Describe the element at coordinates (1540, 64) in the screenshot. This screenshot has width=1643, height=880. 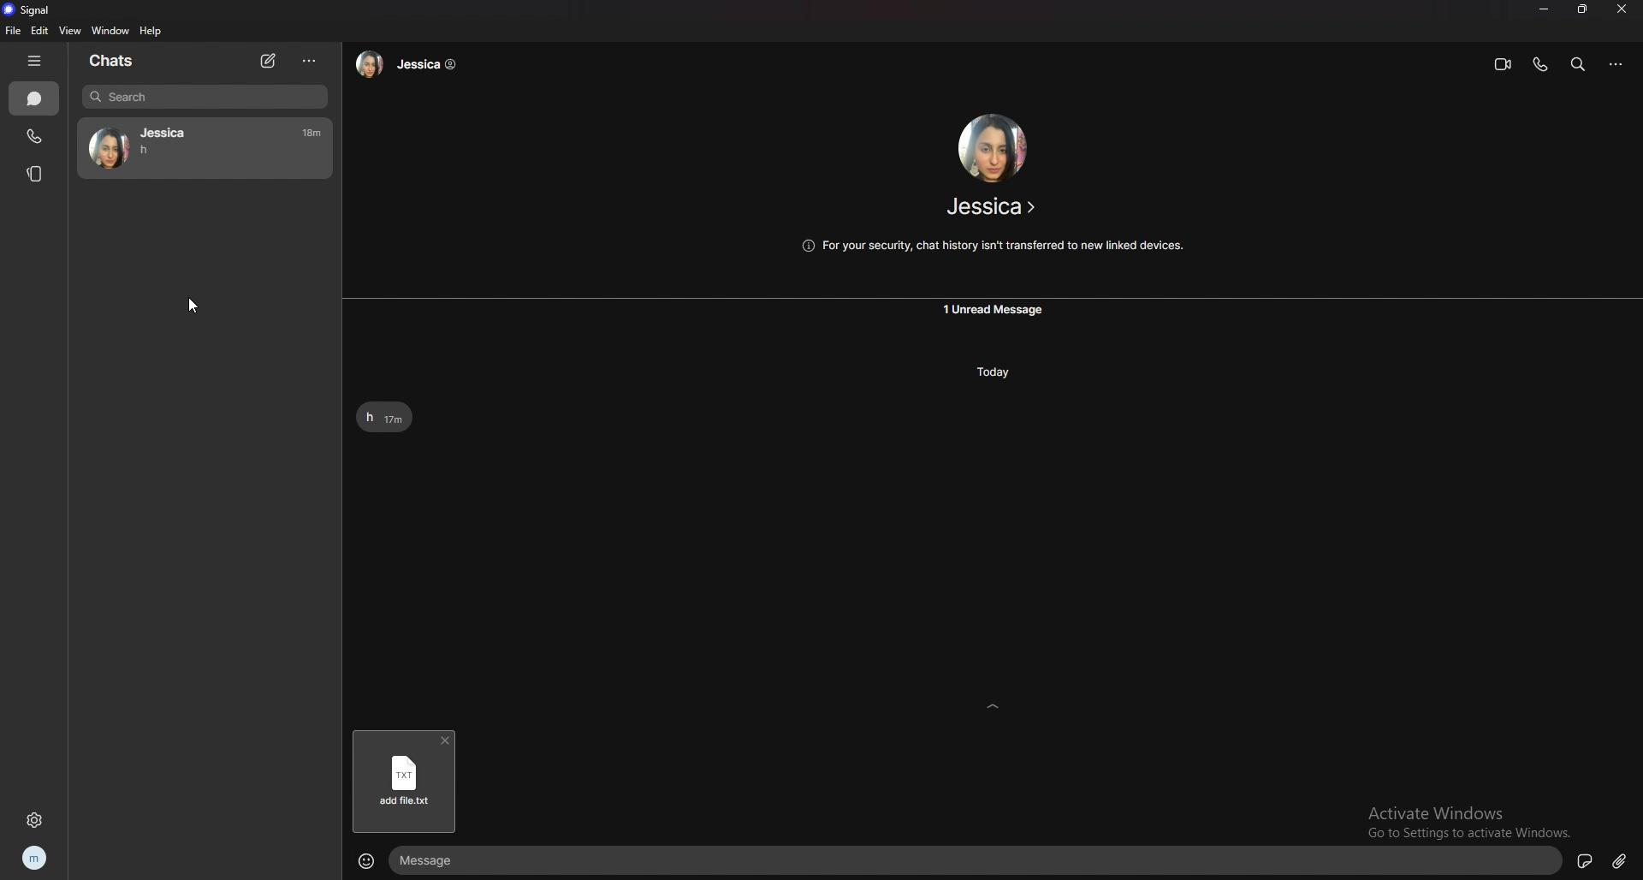
I see `voice call` at that location.